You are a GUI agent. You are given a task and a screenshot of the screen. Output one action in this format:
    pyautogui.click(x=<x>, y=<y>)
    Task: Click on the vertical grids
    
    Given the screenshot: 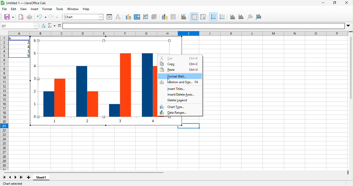 What is the action you would take?
    pyautogui.click(x=222, y=17)
    